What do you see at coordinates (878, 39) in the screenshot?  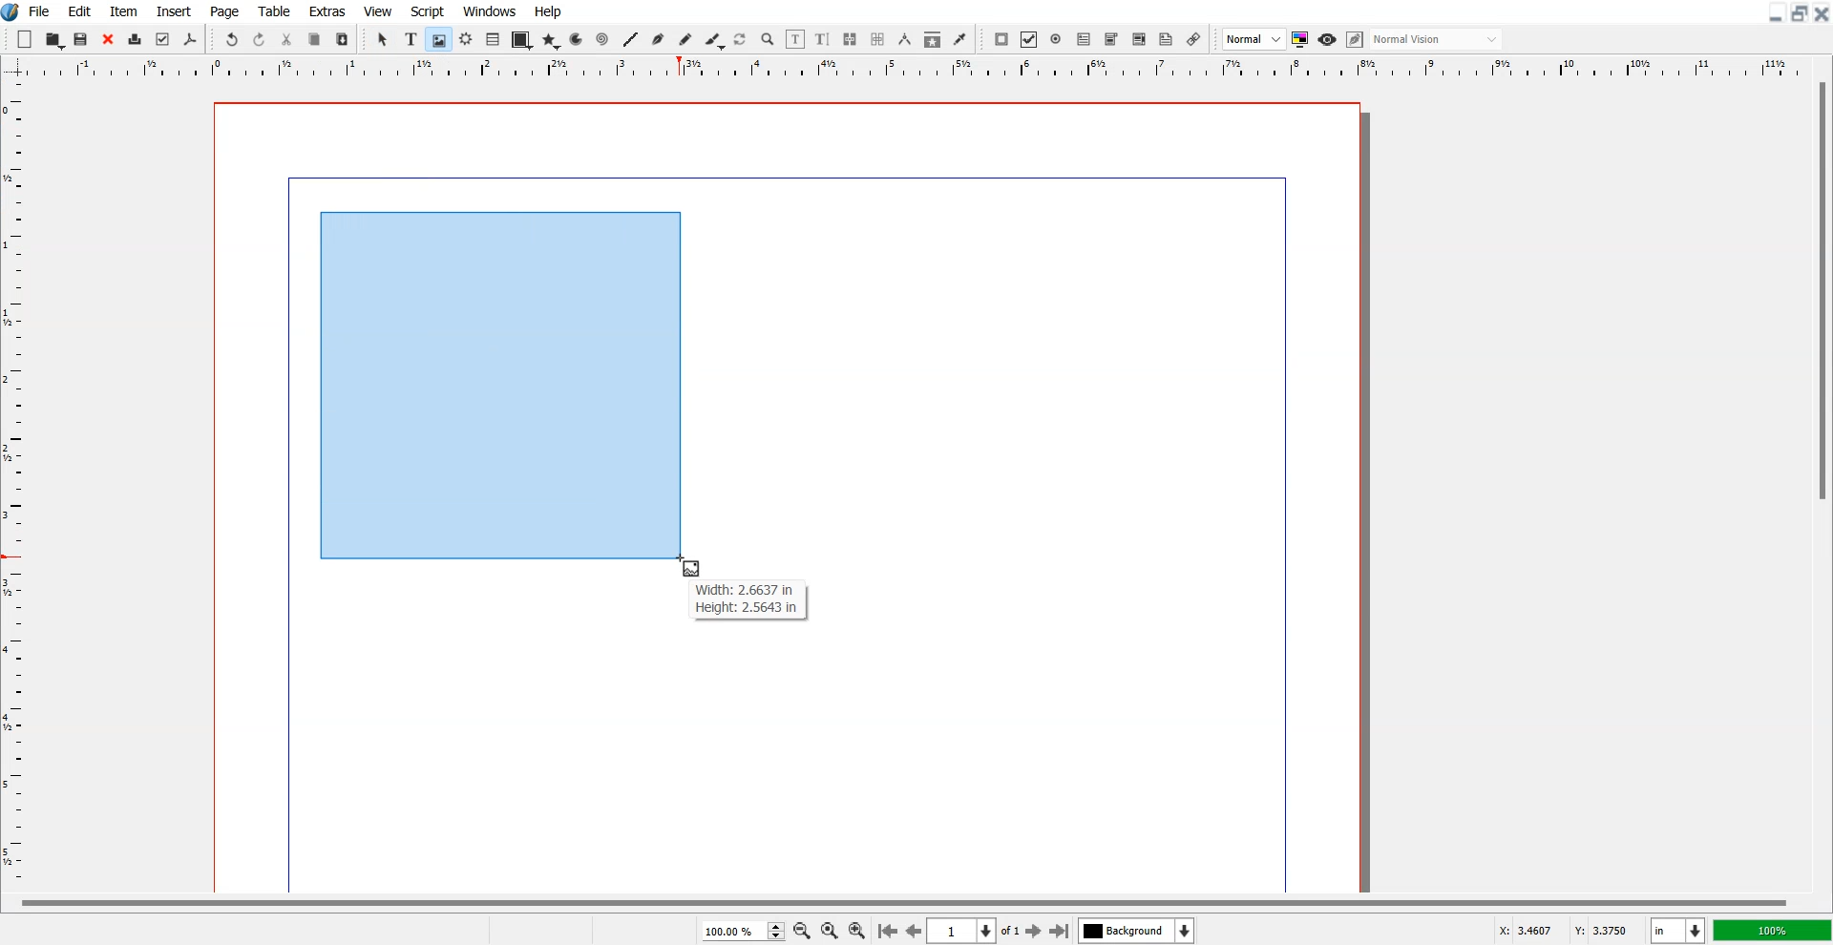 I see `Unlink Text frame` at bounding box center [878, 39].